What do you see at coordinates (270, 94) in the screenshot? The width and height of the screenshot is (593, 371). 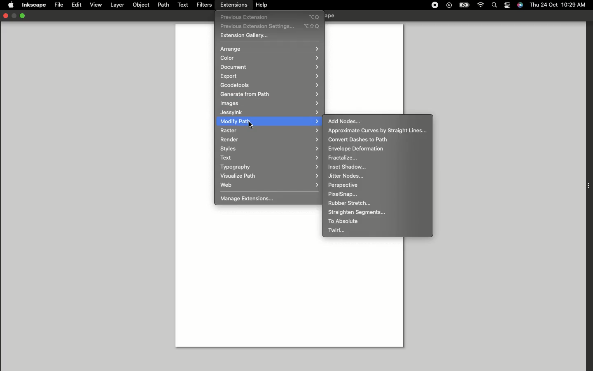 I see `Generate from path` at bounding box center [270, 94].